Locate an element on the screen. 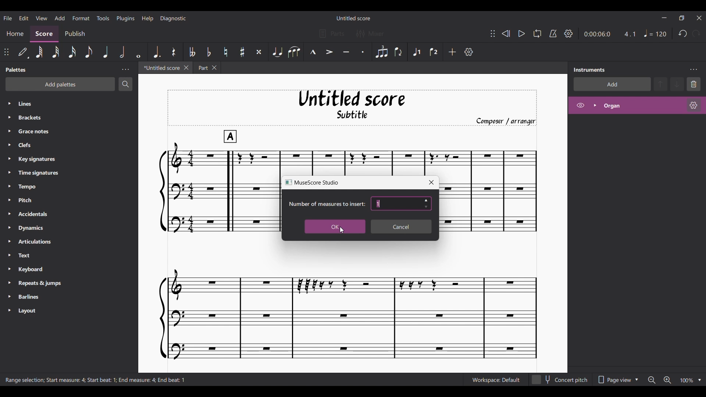  Search is located at coordinates (125, 85).